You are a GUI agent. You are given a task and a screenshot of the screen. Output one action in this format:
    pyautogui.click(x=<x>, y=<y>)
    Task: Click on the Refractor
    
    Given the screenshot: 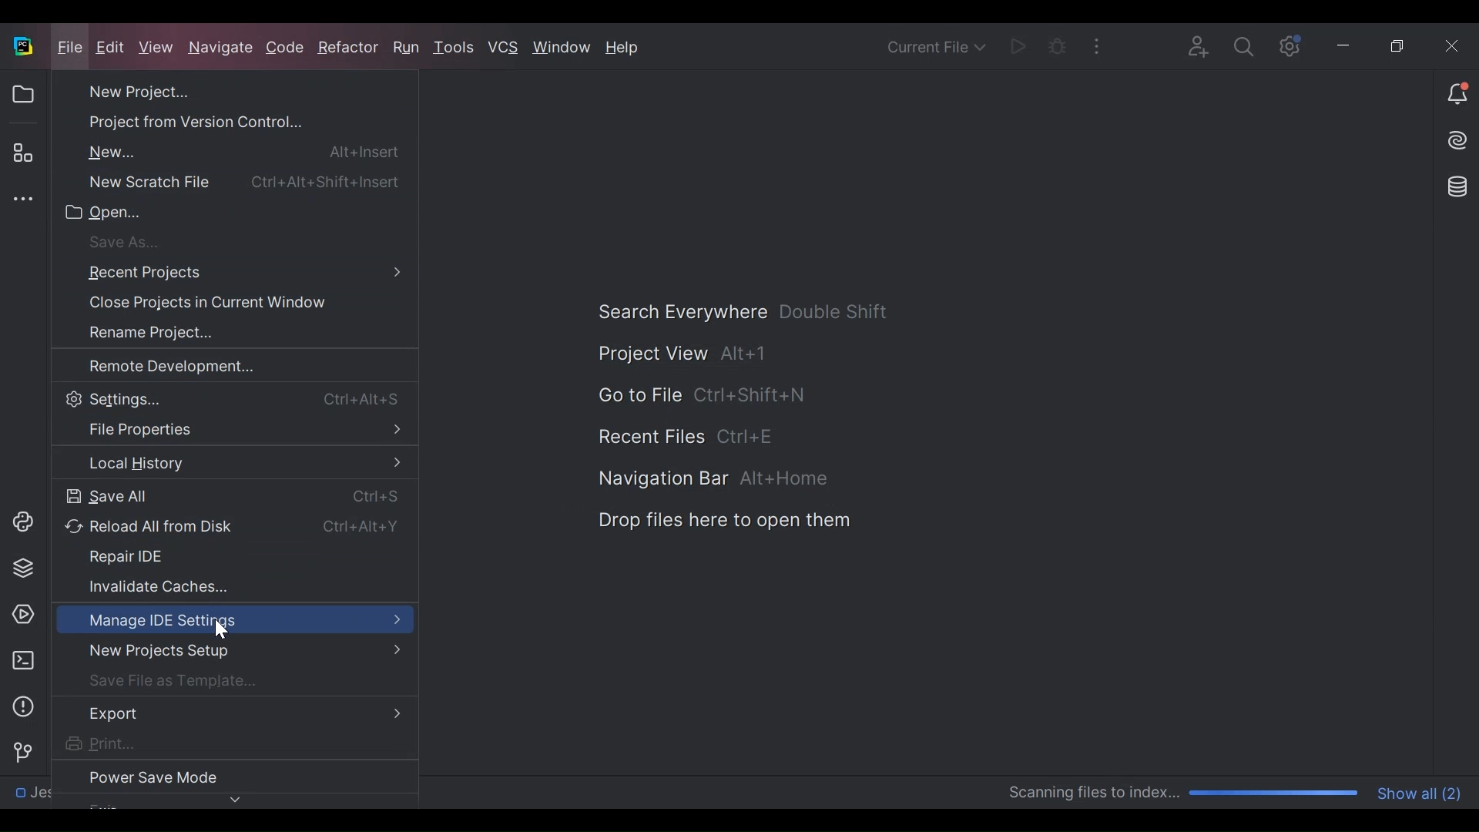 What is the action you would take?
    pyautogui.click(x=347, y=51)
    